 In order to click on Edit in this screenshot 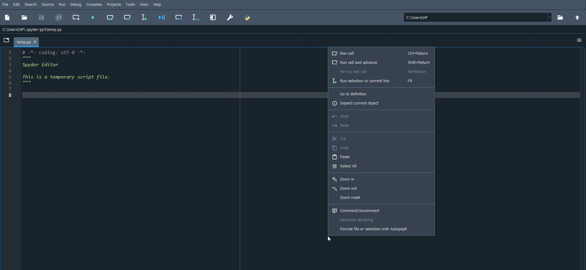, I will do `click(17, 5)`.